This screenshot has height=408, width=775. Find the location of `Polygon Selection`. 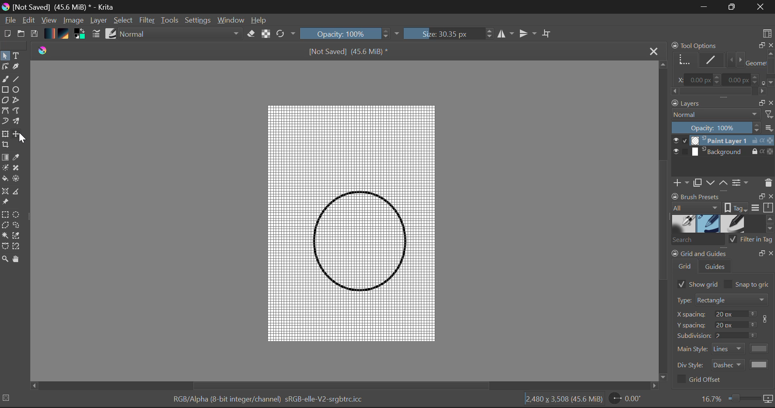

Polygon Selection is located at coordinates (5, 226).